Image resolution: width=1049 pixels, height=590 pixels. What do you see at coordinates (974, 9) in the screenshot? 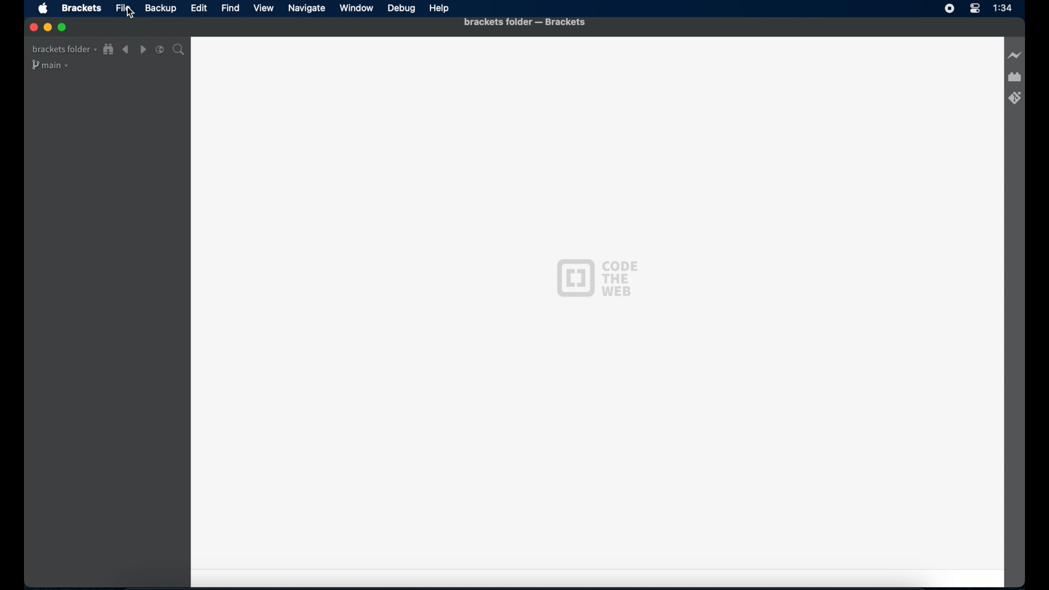
I see `Control center` at bounding box center [974, 9].